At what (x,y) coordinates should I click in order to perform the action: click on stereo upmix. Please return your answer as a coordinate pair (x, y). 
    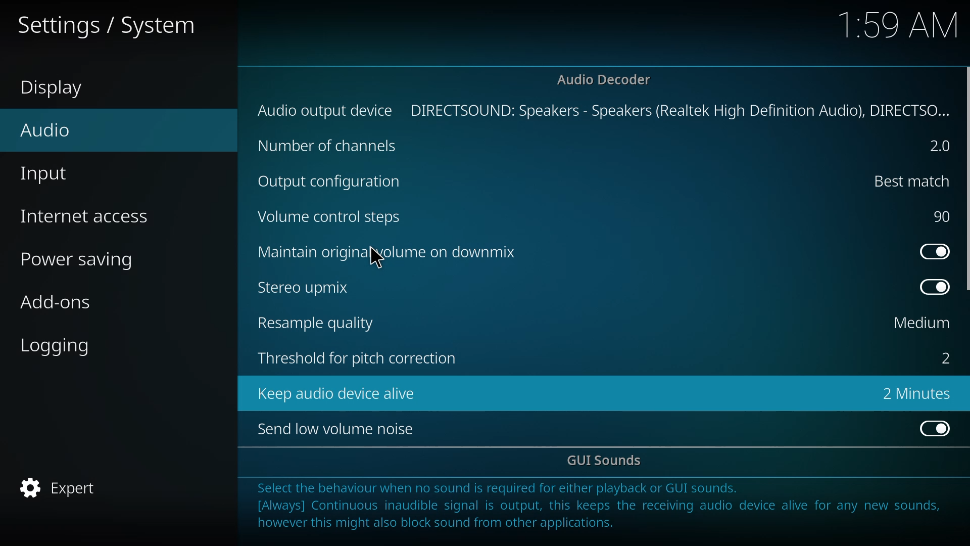
    Looking at the image, I should click on (310, 287).